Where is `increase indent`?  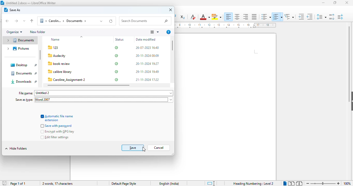 increase indent is located at coordinates (301, 17).